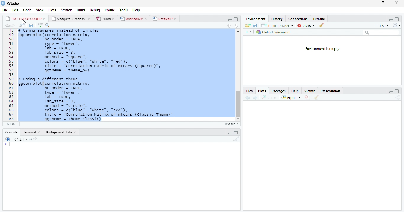 This screenshot has width=404, height=212. I want to click on Files, so click(249, 91).